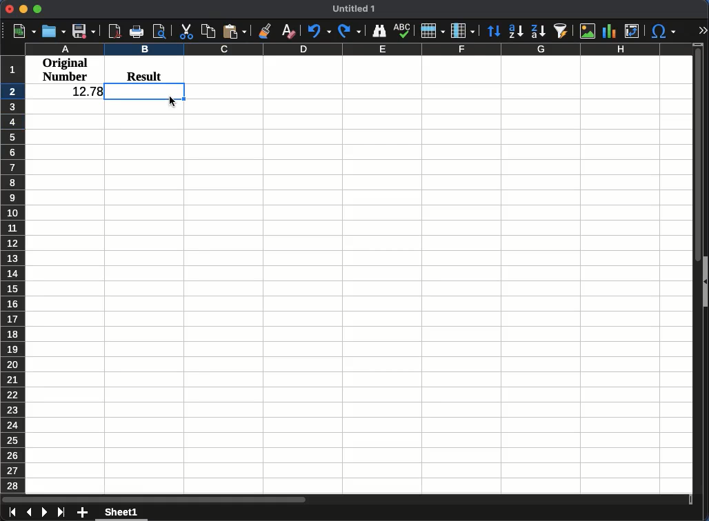 The width and height of the screenshot is (709, 521). I want to click on clear formatting, so click(288, 32).